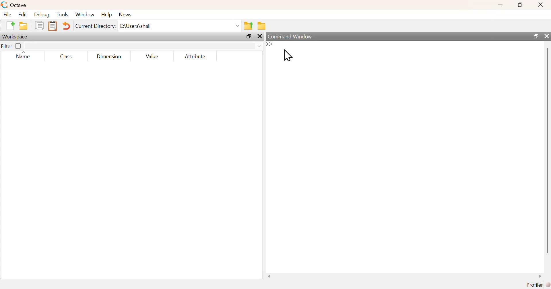 Image resolution: width=551 pixels, height=289 pixels. I want to click on Folder, so click(262, 26).